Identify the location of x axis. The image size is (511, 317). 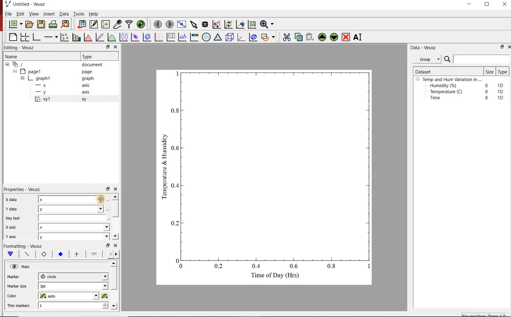
(15, 227).